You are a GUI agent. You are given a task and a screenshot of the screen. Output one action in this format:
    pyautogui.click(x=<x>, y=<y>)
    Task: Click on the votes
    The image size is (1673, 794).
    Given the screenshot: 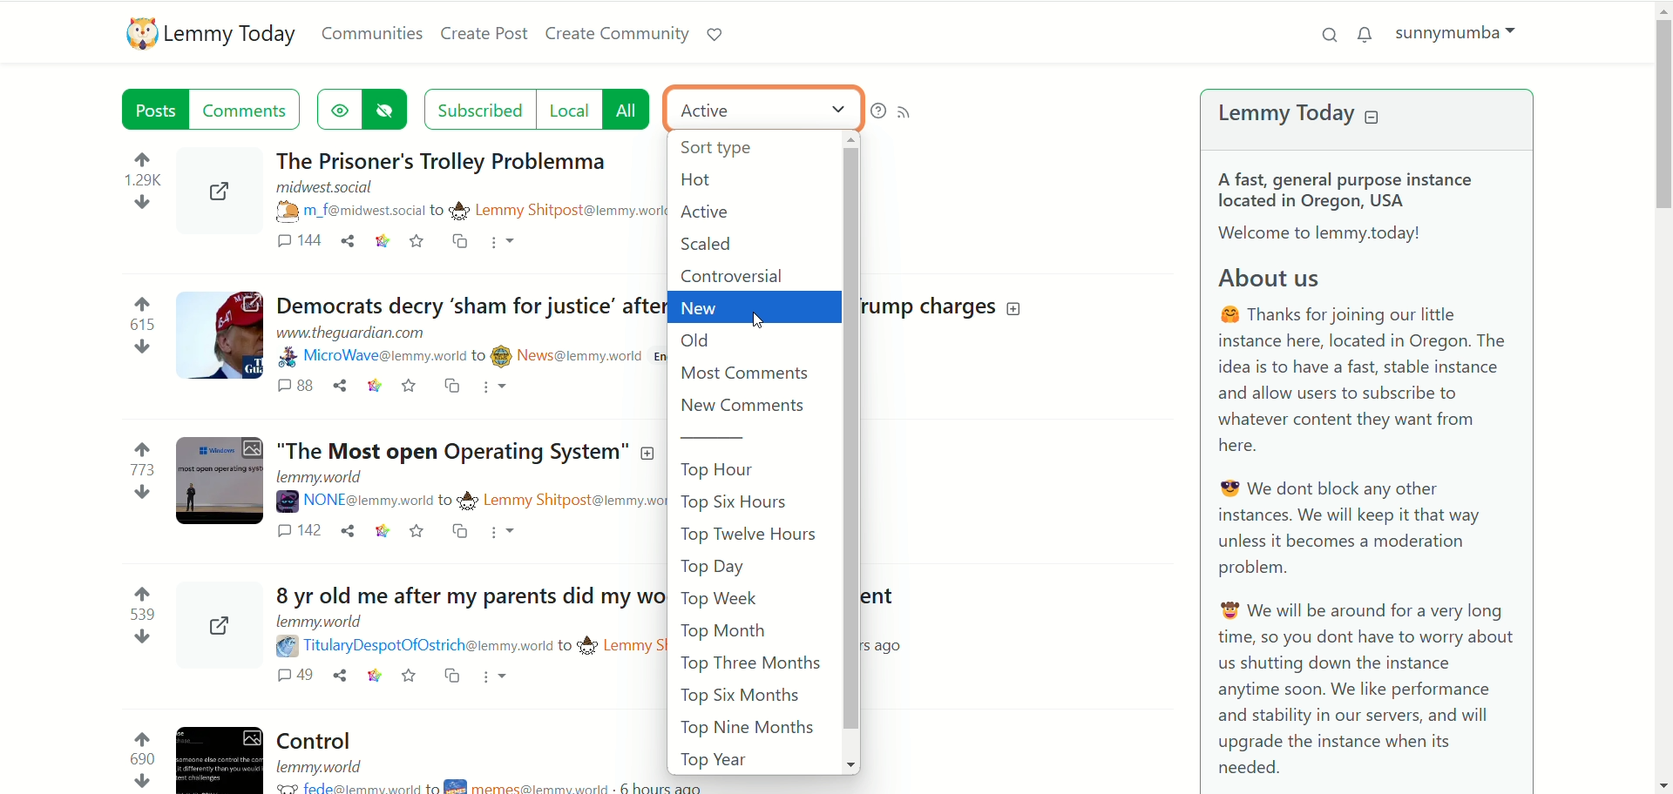 What is the action you would take?
    pyautogui.click(x=145, y=186)
    